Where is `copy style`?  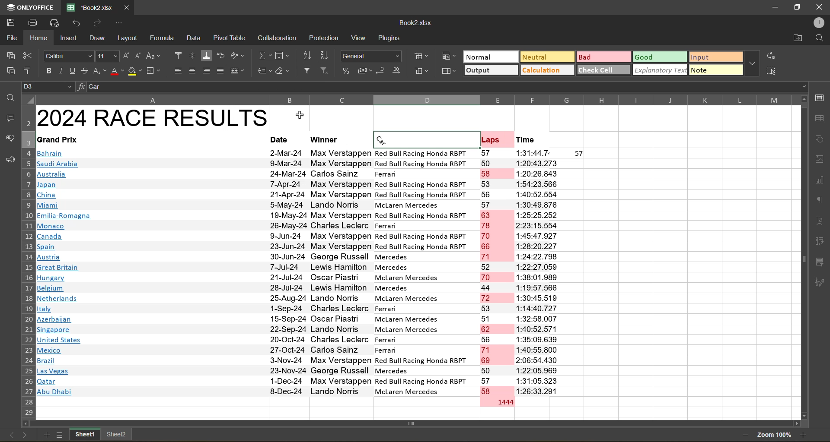
copy style is located at coordinates (29, 70).